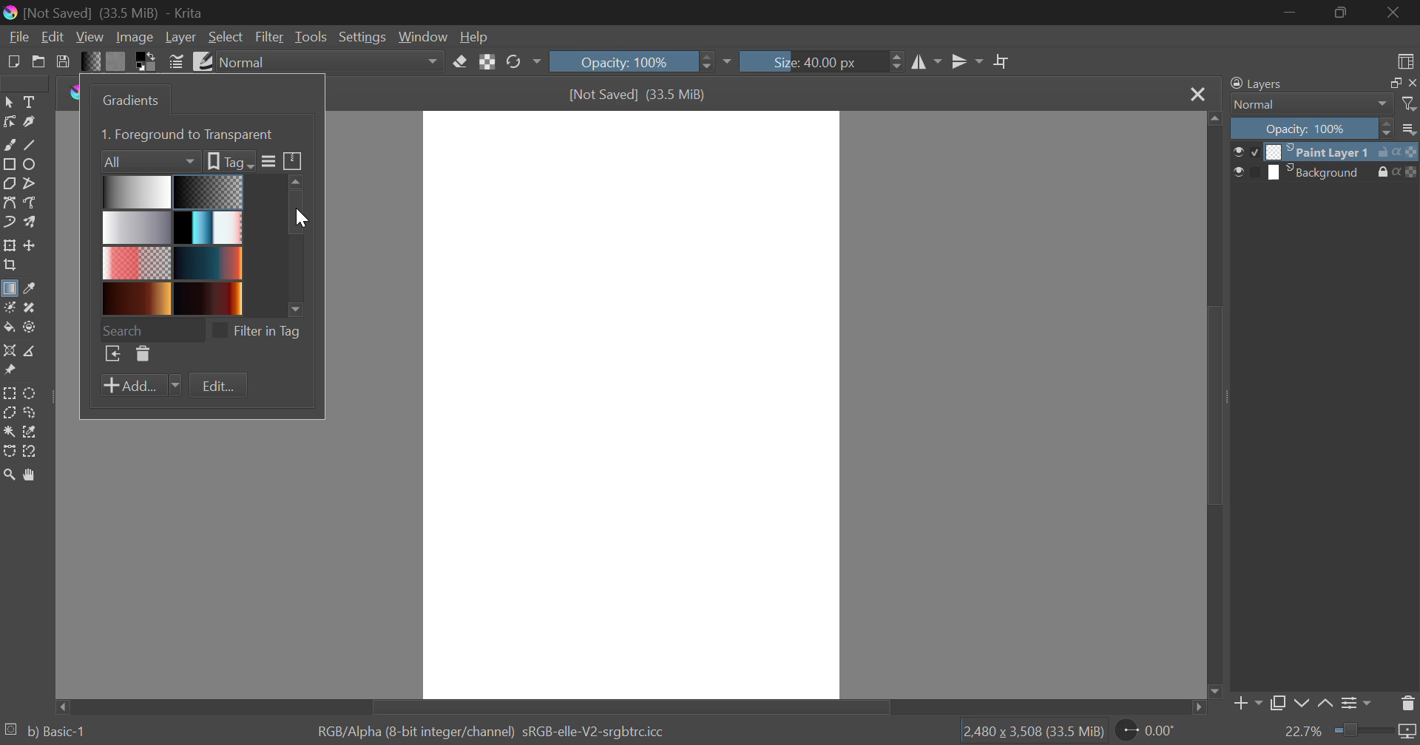  What do you see at coordinates (112, 356) in the screenshot?
I see `Import resource` at bounding box center [112, 356].